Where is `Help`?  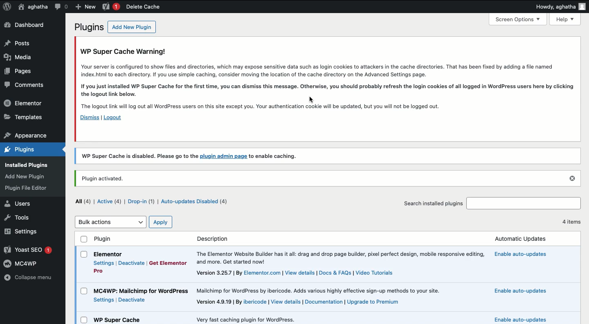 Help is located at coordinates (566, 20).